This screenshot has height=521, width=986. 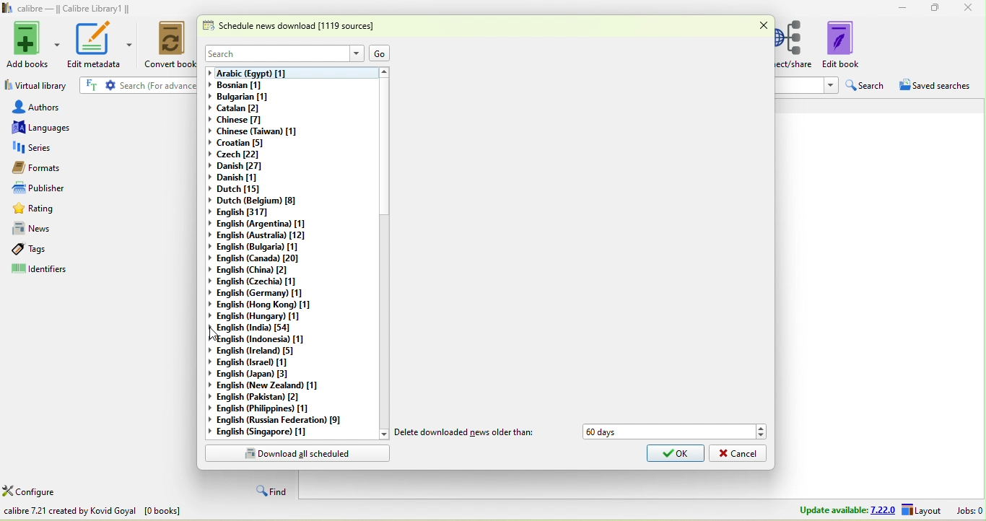 What do you see at coordinates (99, 188) in the screenshot?
I see `publishers` at bounding box center [99, 188].